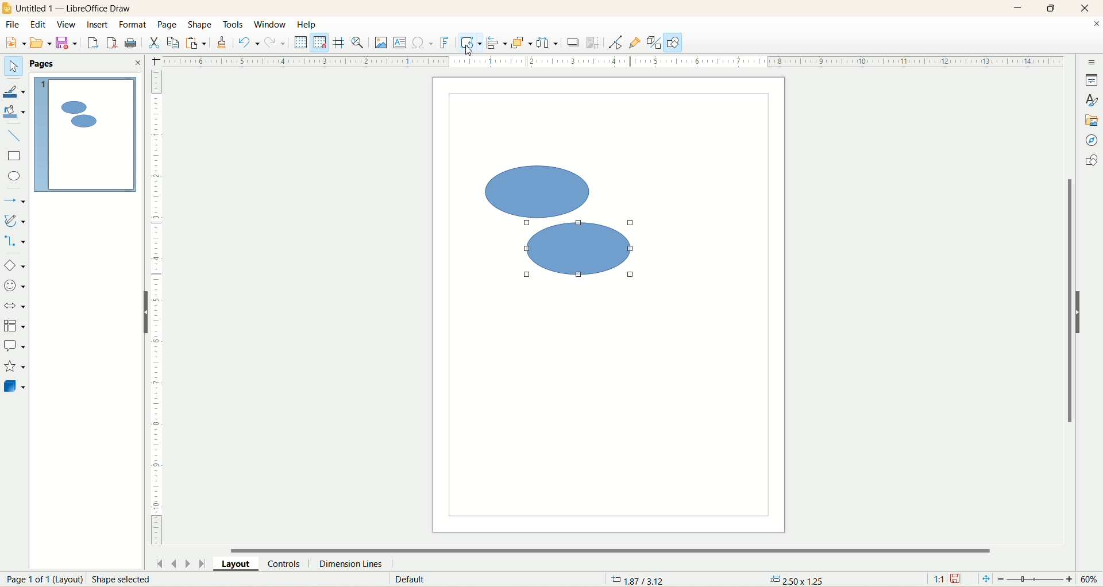 Image resolution: width=1103 pixels, height=587 pixels. What do you see at coordinates (422, 43) in the screenshot?
I see `special character` at bounding box center [422, 43].